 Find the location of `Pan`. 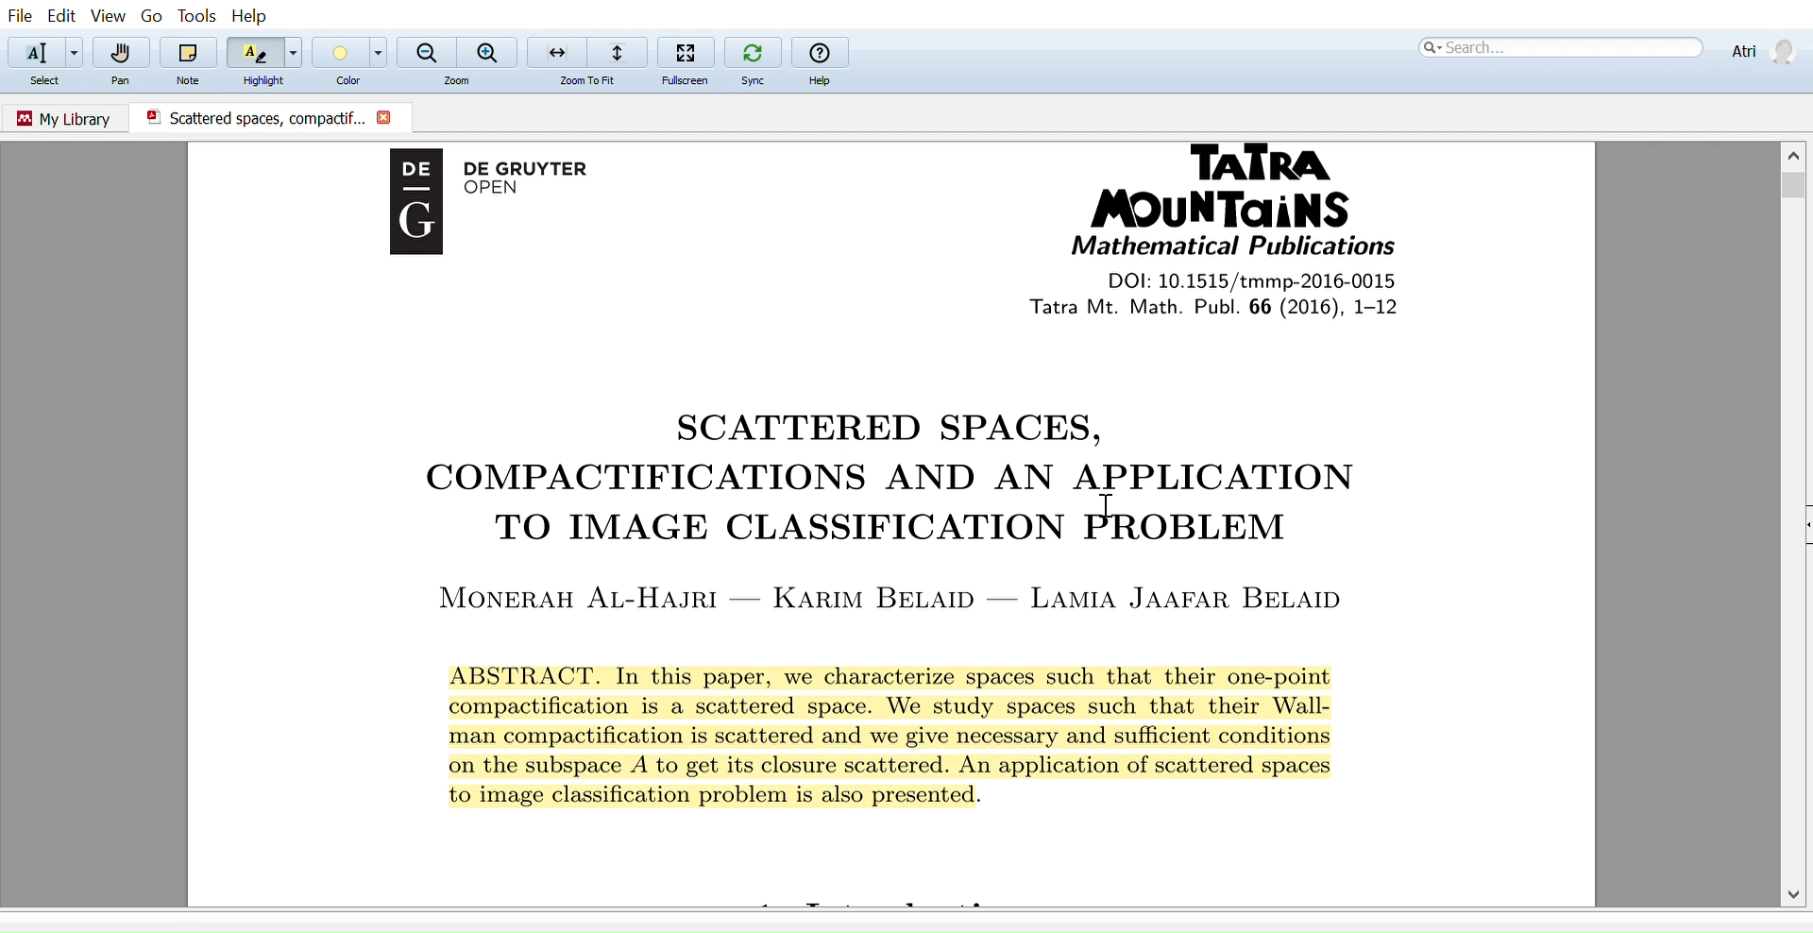

Pan is located at coordinates (123, 82).